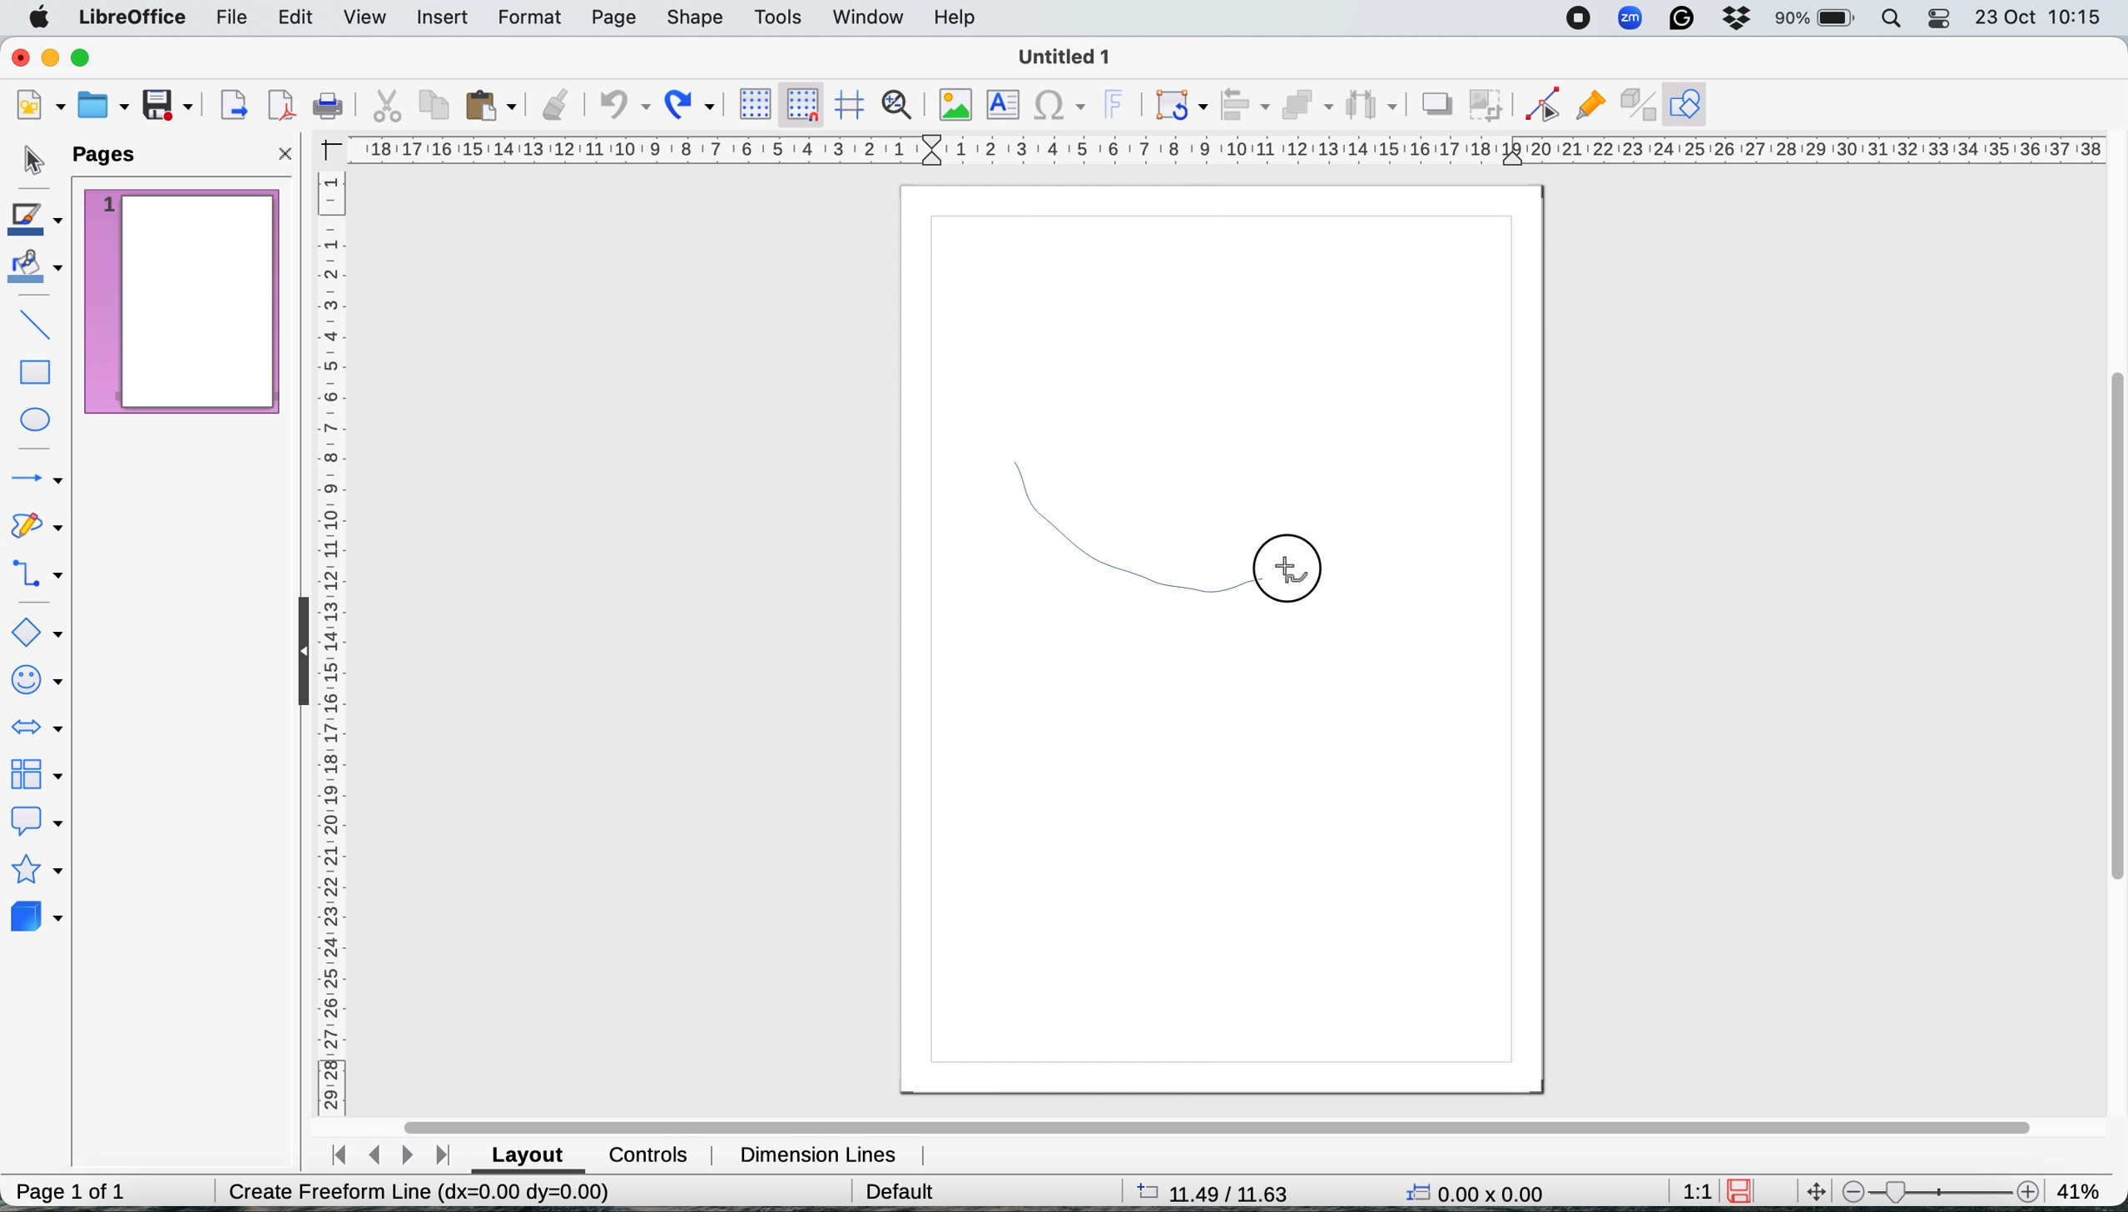 This screenshot has width=2128, height=1212. What do you see at coordinates (1244, 106) in the screenshot?
I see `align objects` at bounding box center [1244, 106].